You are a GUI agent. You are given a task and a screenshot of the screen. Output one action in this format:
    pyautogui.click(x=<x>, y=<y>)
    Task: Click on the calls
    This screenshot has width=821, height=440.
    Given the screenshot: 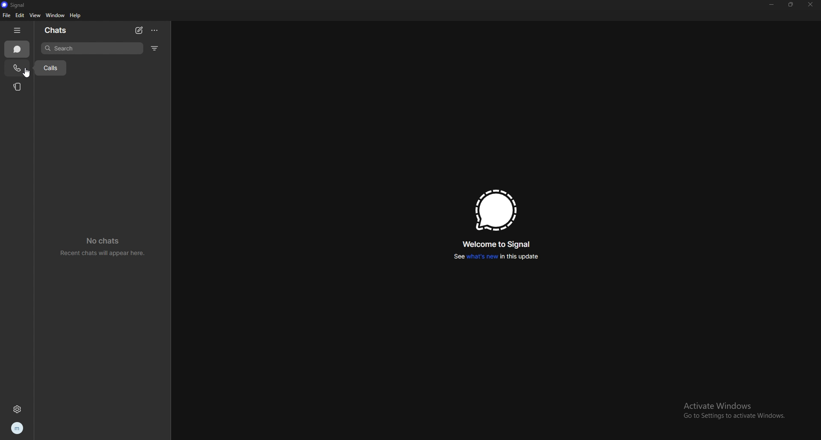 What is the action you would take?
    pyautogui.click(x=18, y=67)
    